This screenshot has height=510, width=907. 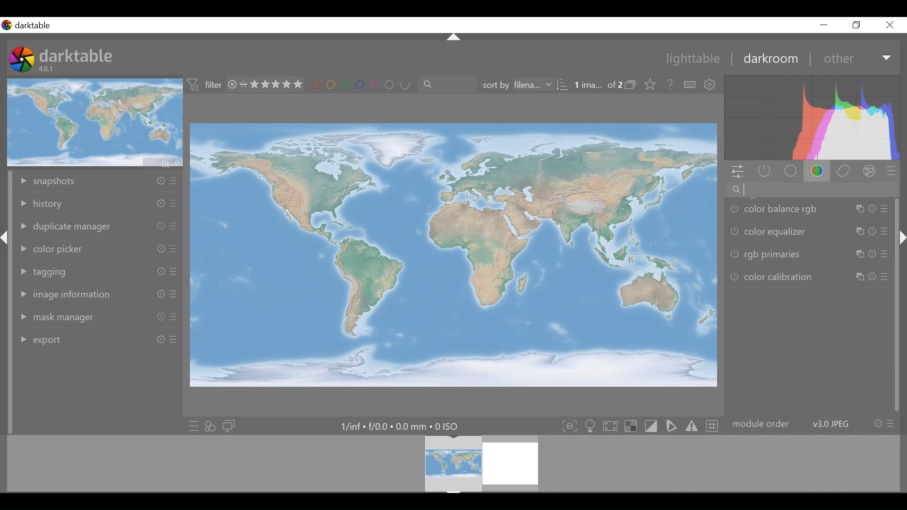 I want to click on Help, so click(x=670, y=84).